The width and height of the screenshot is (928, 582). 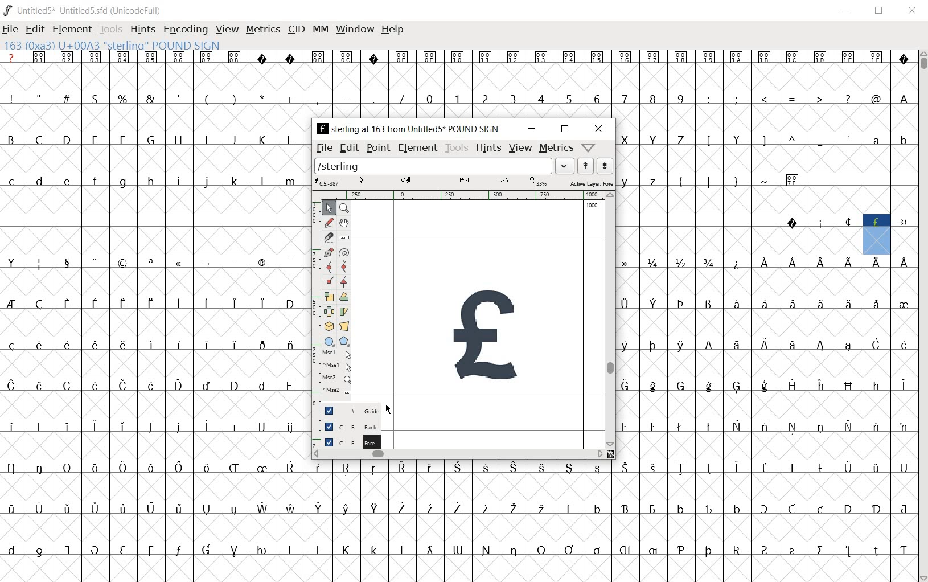 What do you see at coordinates (653, 509) in the screenshot?
I see `Symbol` at bounding box center [653, 509].